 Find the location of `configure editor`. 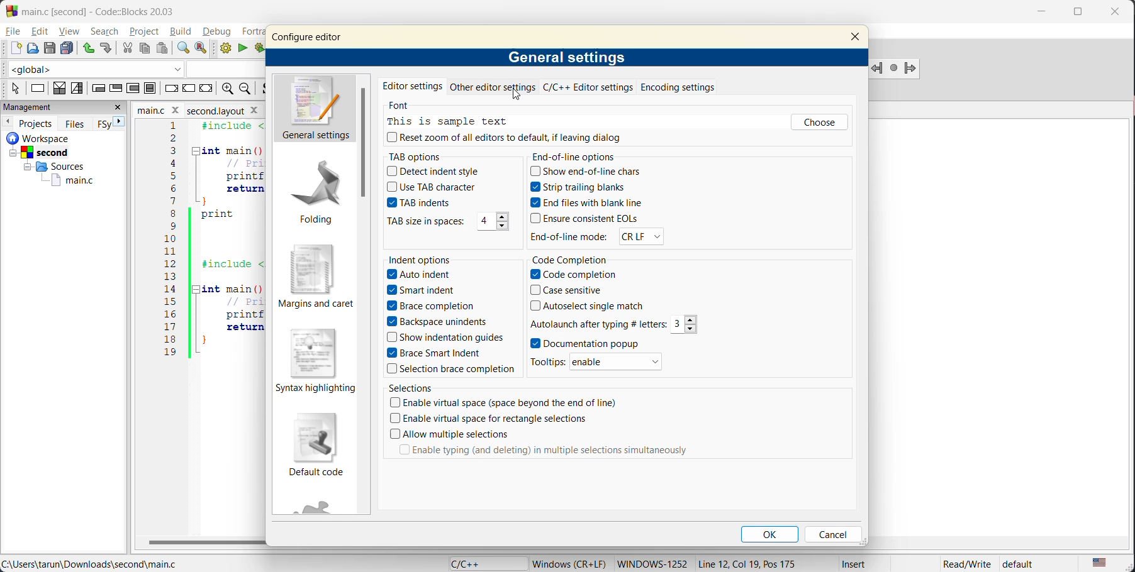

configure editor is located at coordinates (306, 38).